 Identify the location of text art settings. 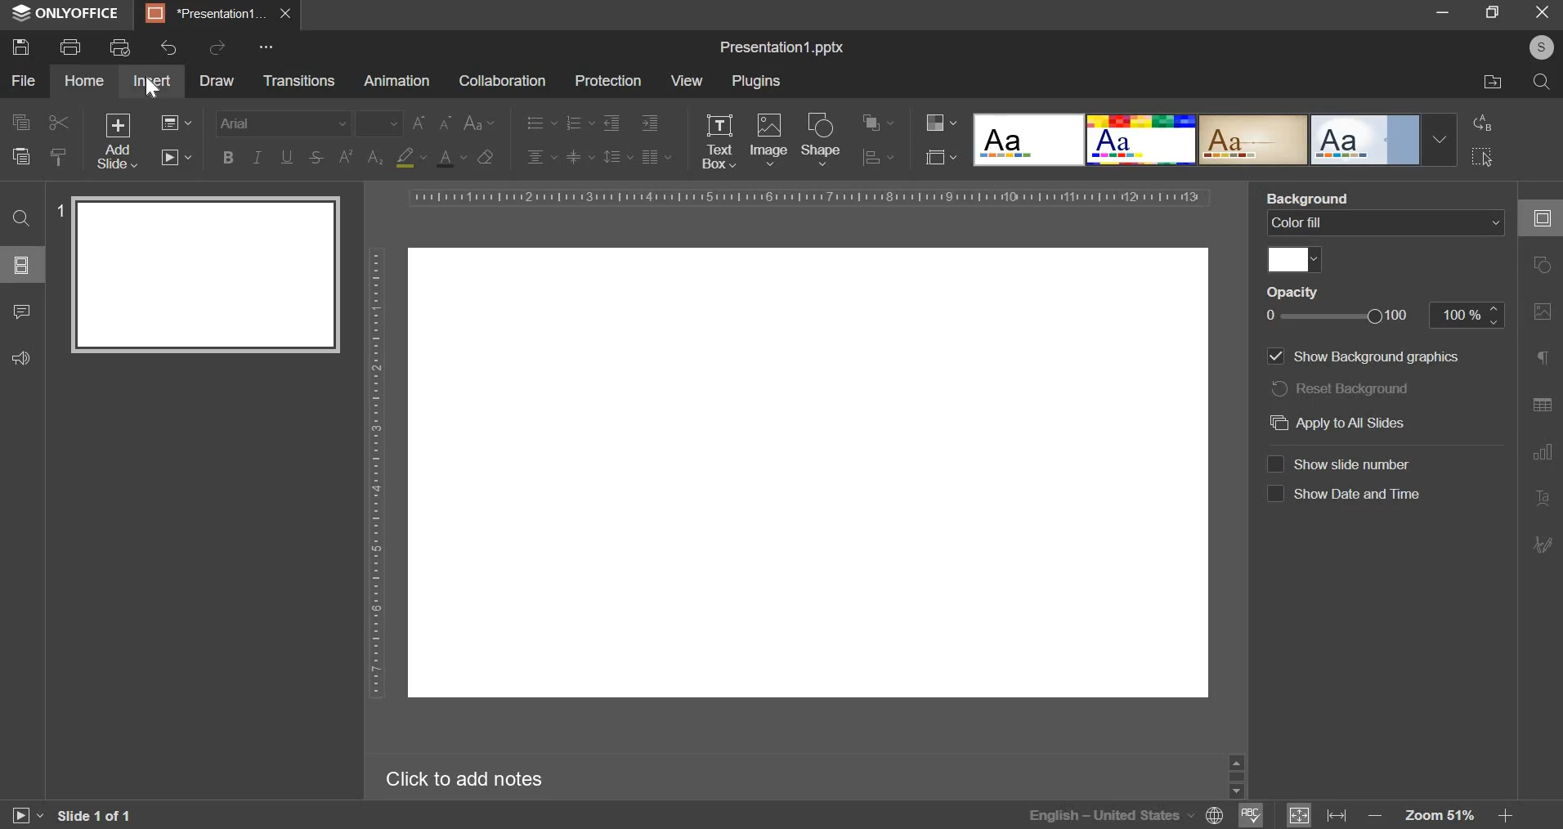
(1540, 500).